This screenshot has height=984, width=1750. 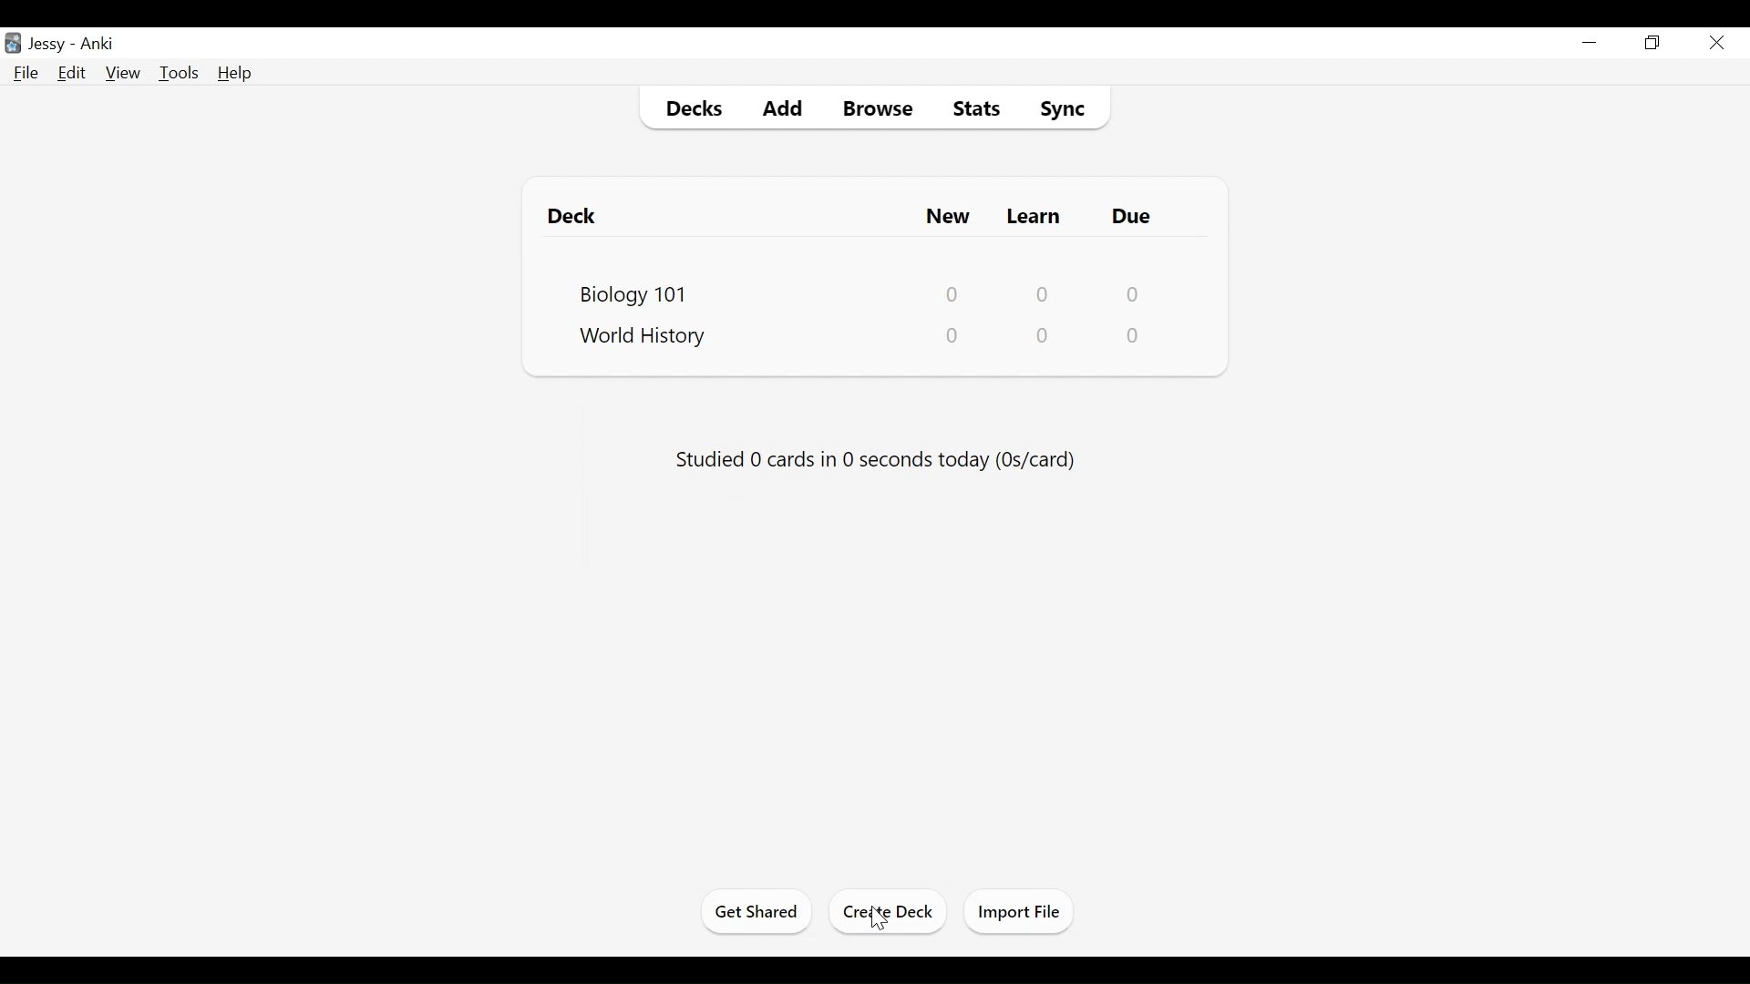 I want to click on File, so click(x=28, y=73).